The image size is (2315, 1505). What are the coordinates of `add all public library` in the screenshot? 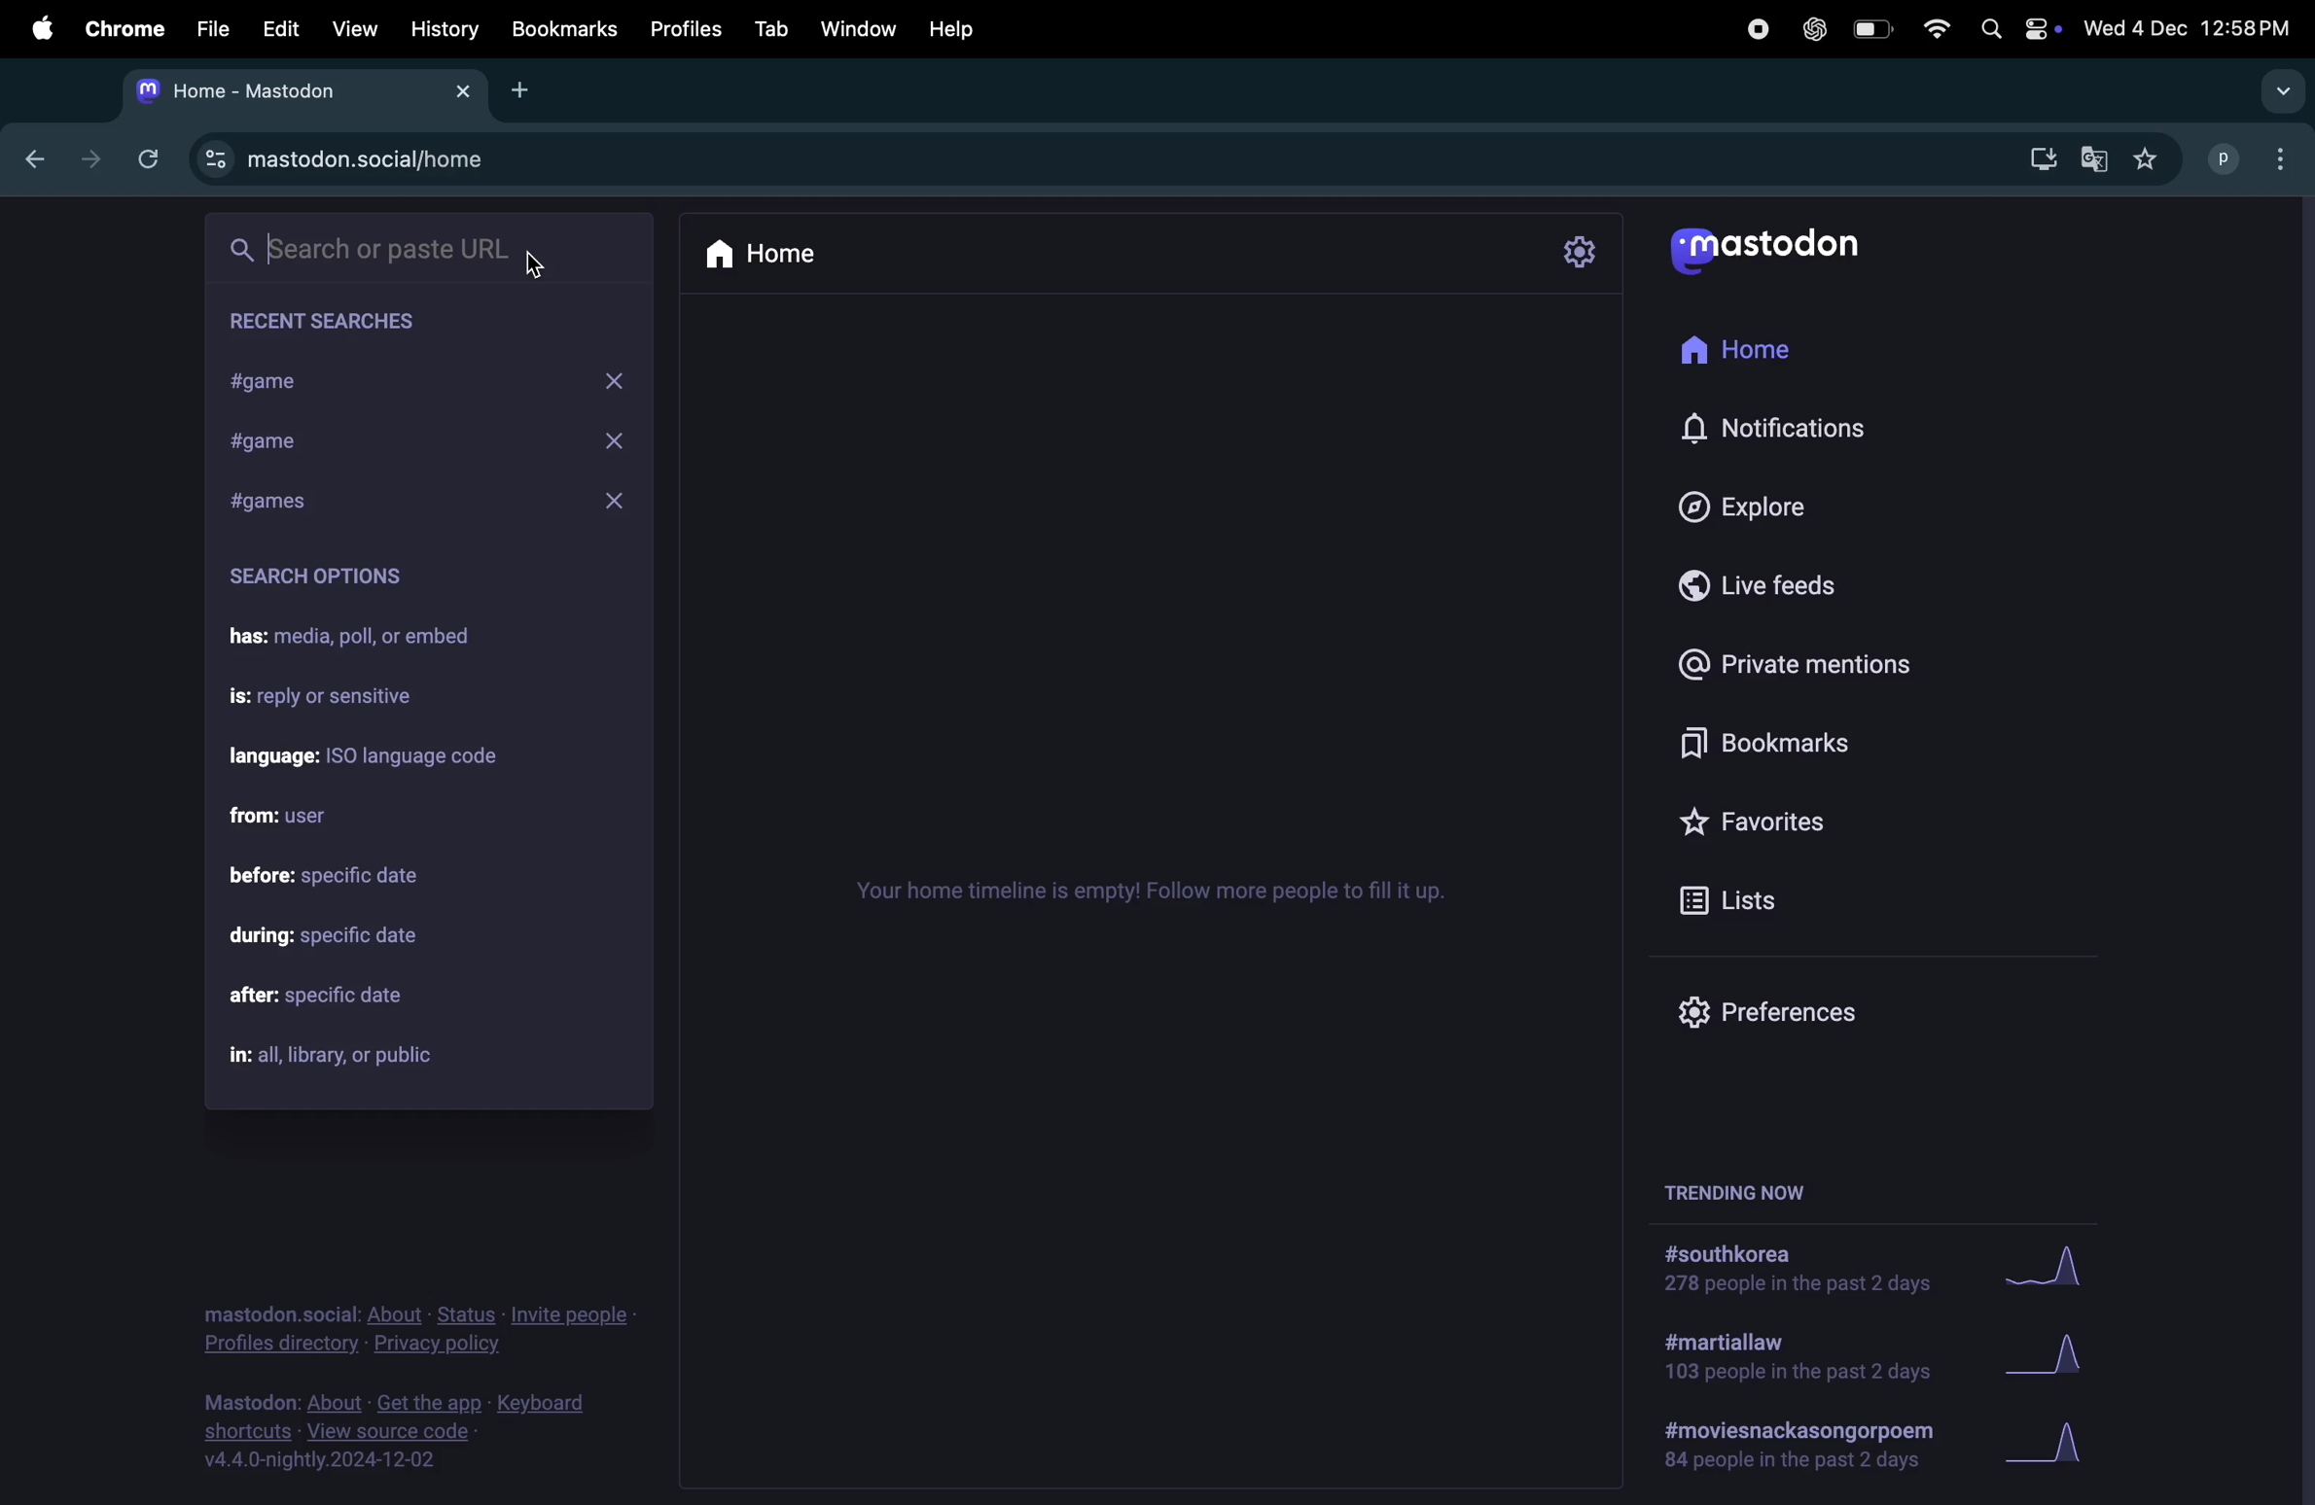 It's located at (349, 1057).